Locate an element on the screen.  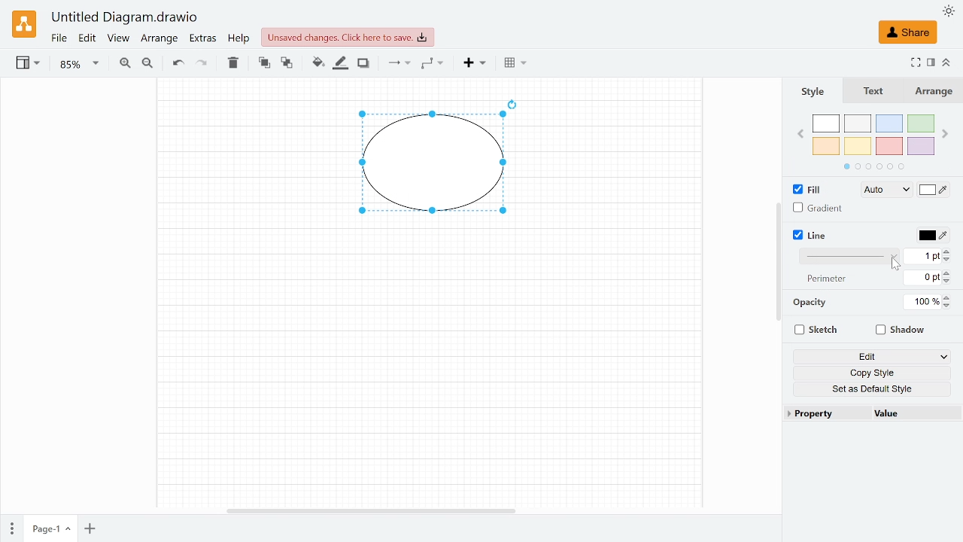
Line is located at coordinates (820, 236).